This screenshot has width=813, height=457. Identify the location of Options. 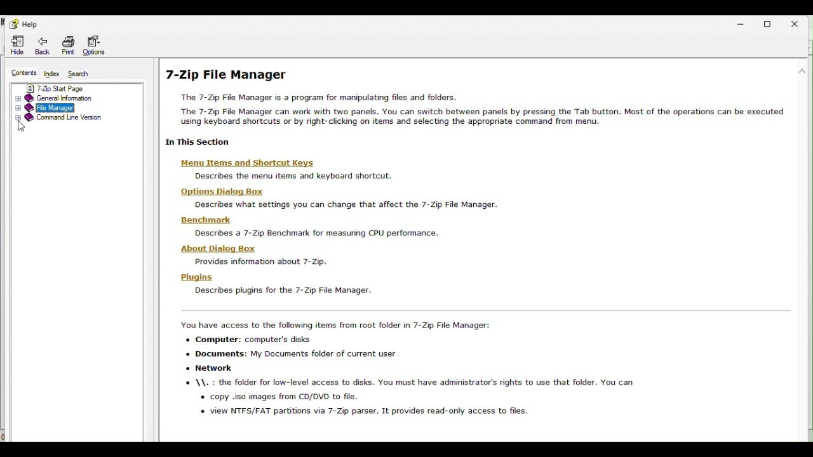
(99, 47).